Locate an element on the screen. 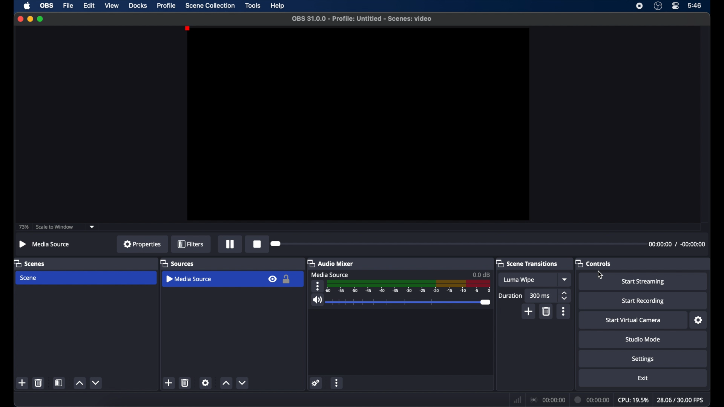 This screenshot has height=407, width=724. volume is located at coordinates (317, 300).